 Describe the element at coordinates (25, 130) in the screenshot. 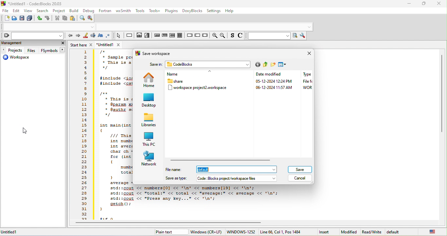

I see `cursor` at that location.